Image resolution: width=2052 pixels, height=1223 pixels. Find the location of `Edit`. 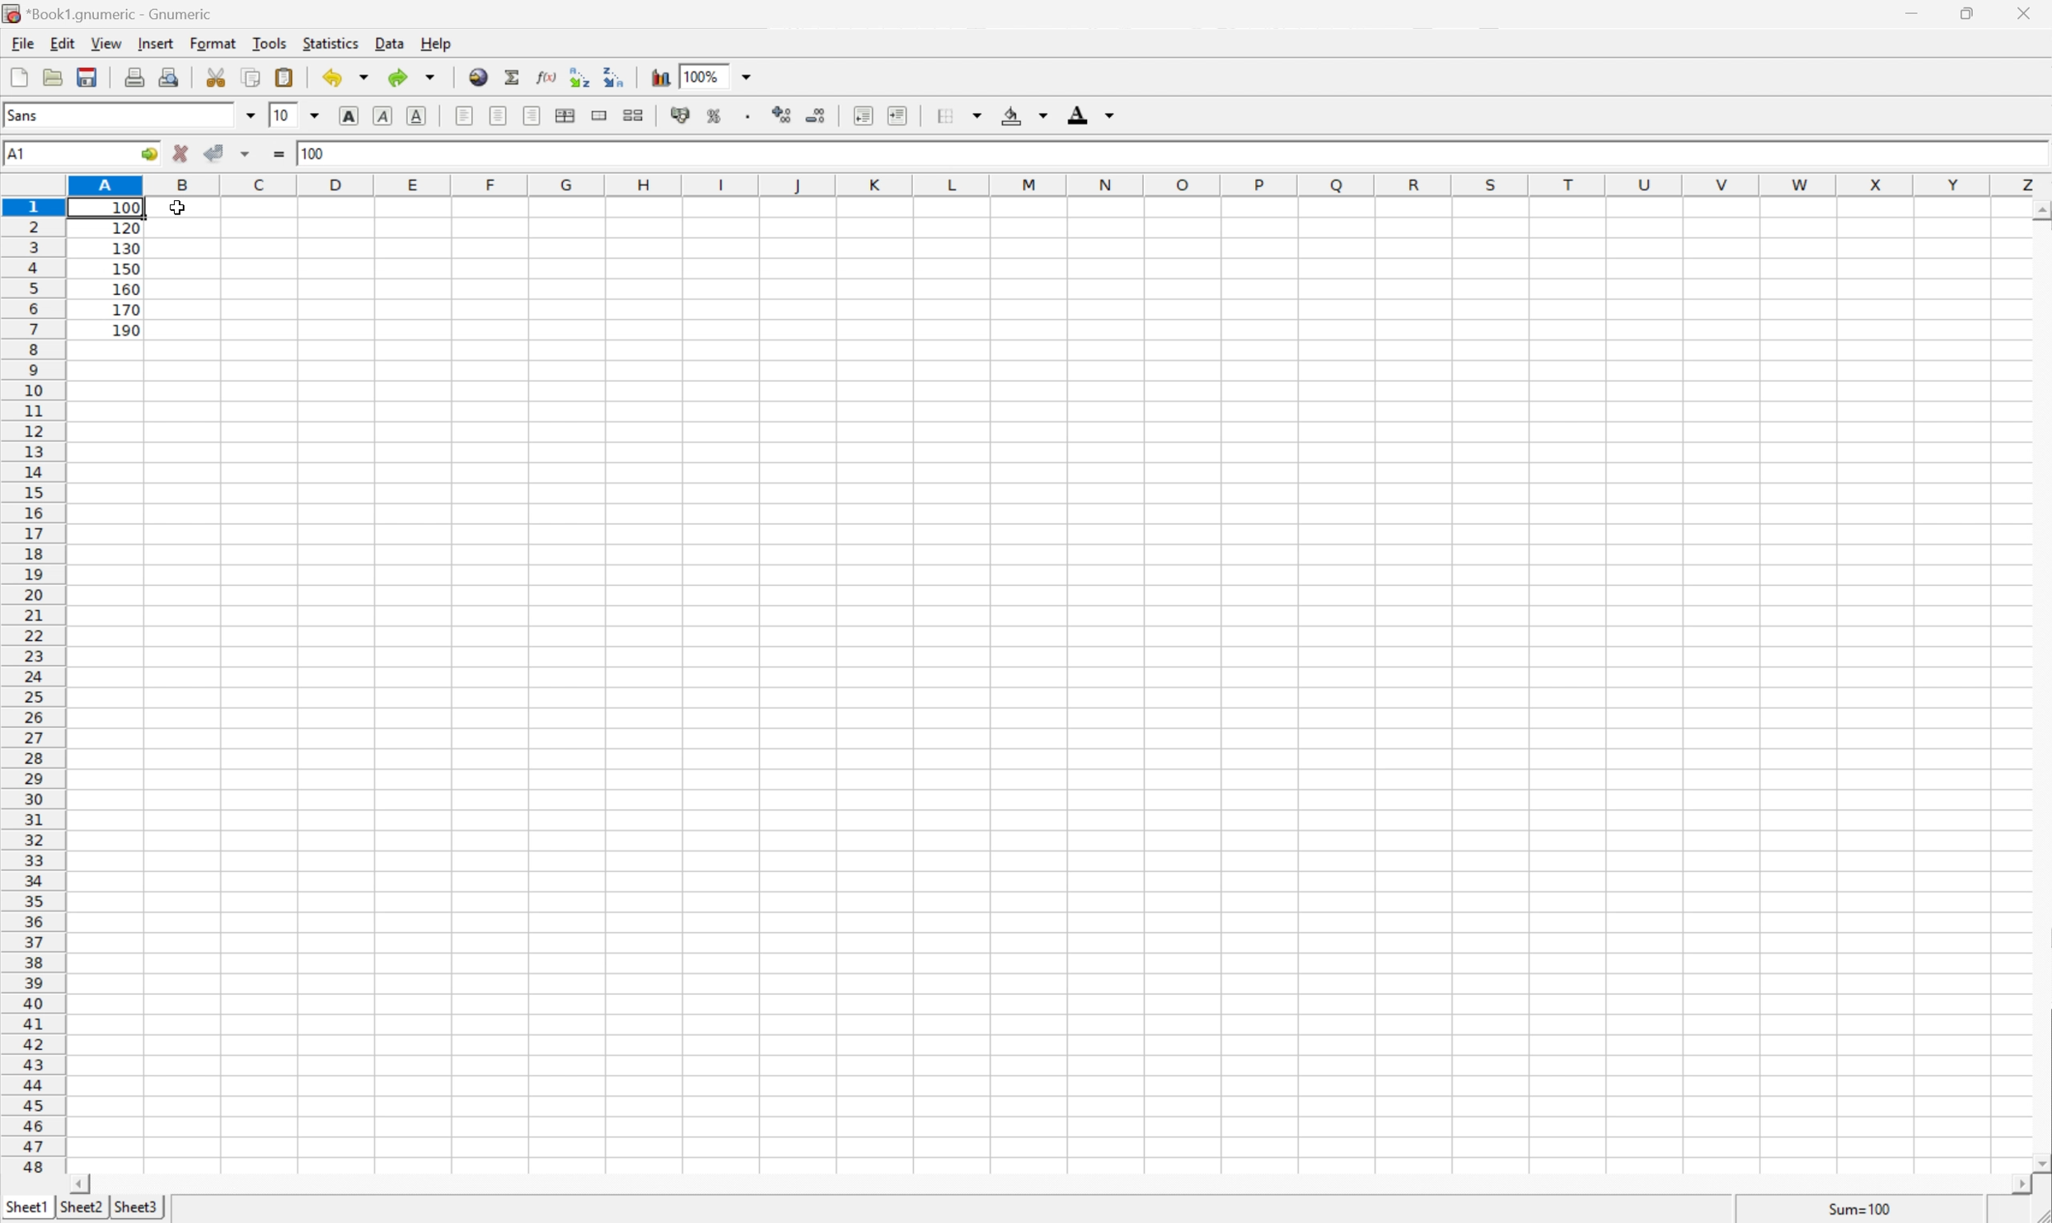

Edit is located at coordinates (66, 44).